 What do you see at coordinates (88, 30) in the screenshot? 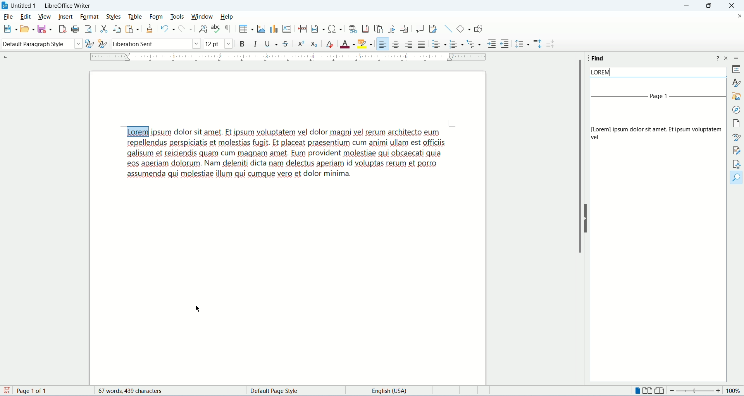
I see `print preview` at bounding box center [88, 30].